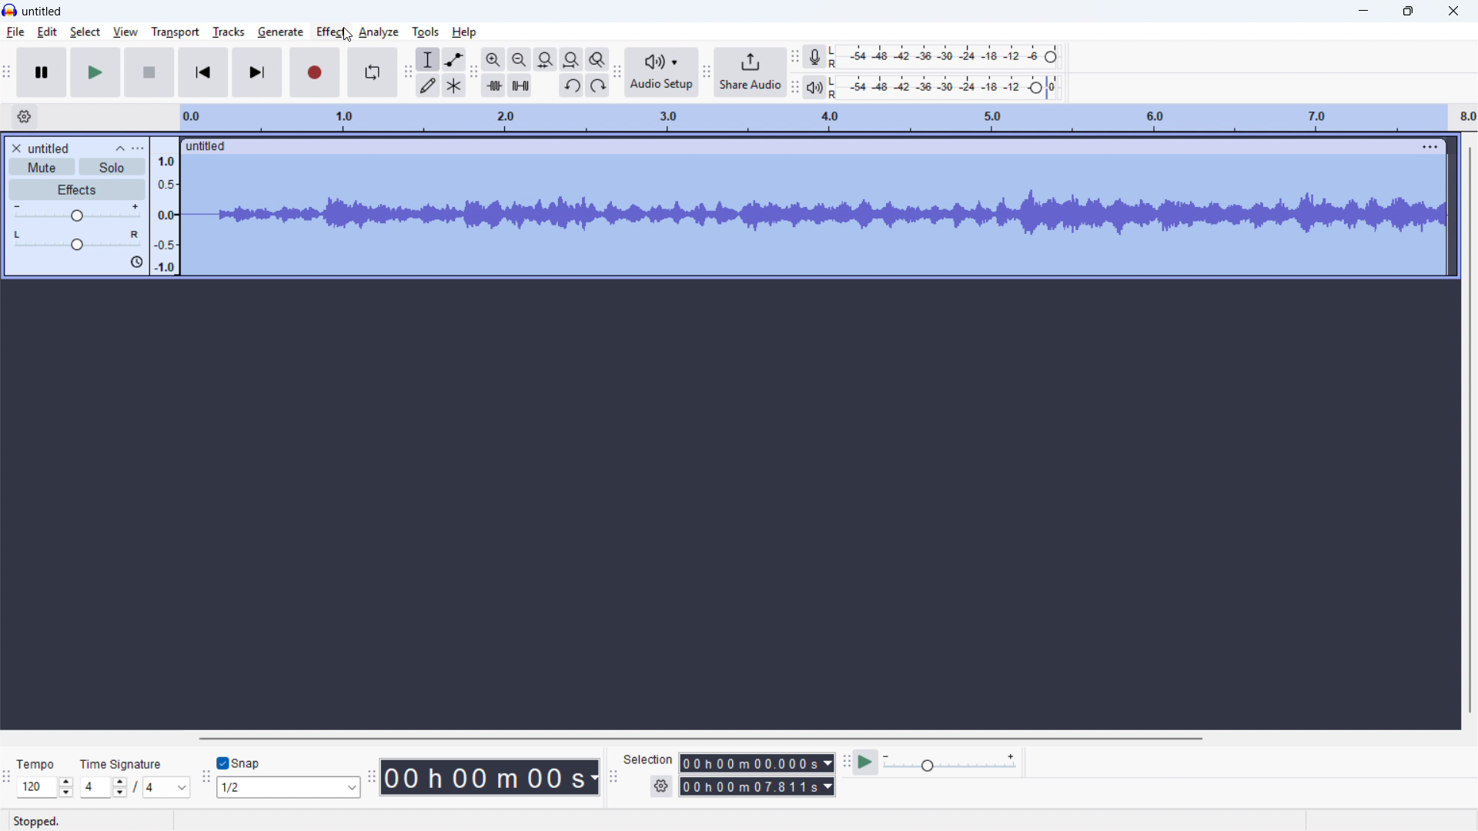  Describe the element at coordinates (24, 117) in the screenshot. I see `timeline settings` at that location.